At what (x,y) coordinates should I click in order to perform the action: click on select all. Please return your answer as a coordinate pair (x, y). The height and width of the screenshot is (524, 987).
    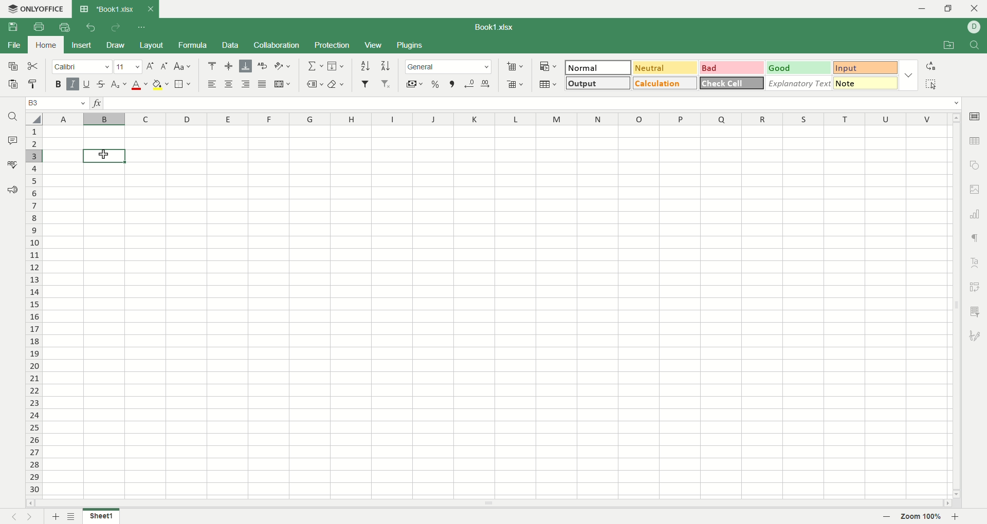
    Looking at the image, I should click on (931, 84).